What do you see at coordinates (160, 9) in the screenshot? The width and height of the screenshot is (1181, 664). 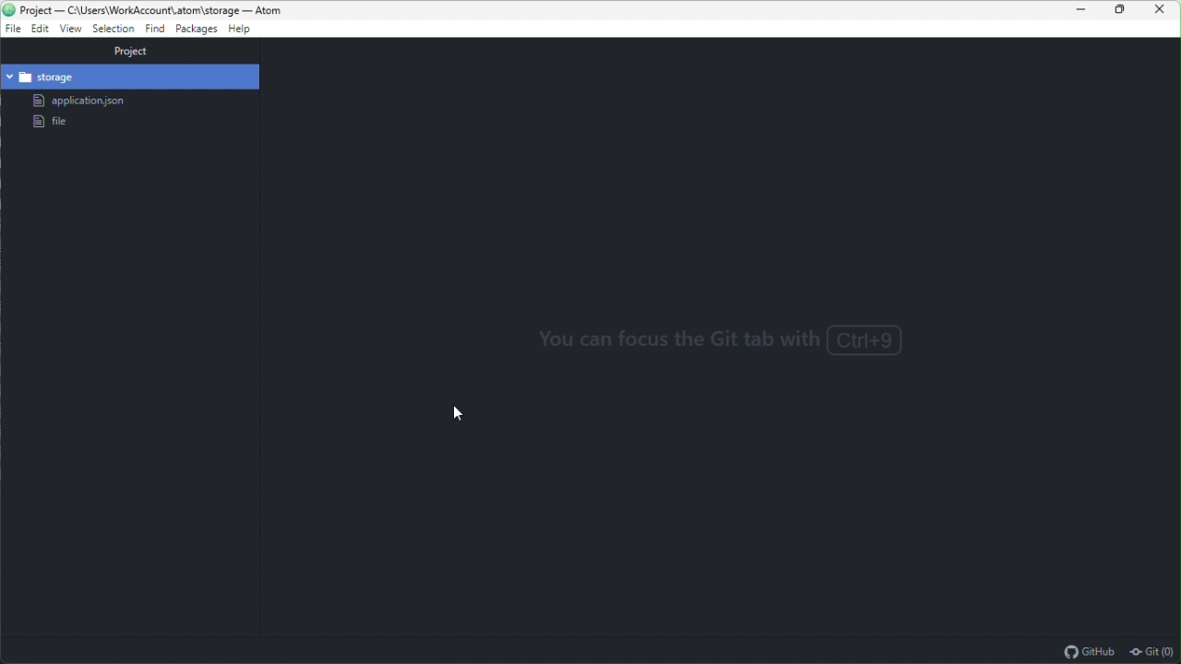 I see `File name and file path` at bounding box center [160, 9].